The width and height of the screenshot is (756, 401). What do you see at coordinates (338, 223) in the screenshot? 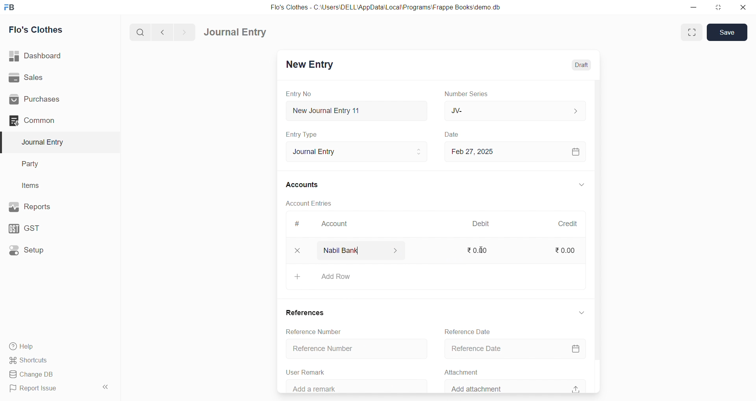
I see `Account` at bounding box center [338, 223].